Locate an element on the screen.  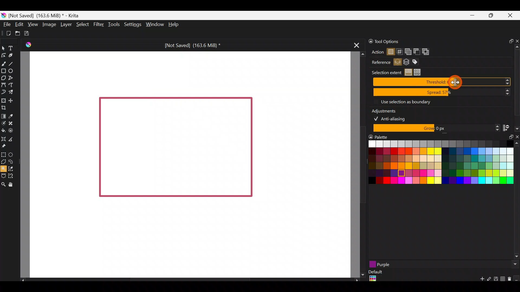
Fill a contiguous area of colour with colour/fill a selection is located at coordinates (3, 130).